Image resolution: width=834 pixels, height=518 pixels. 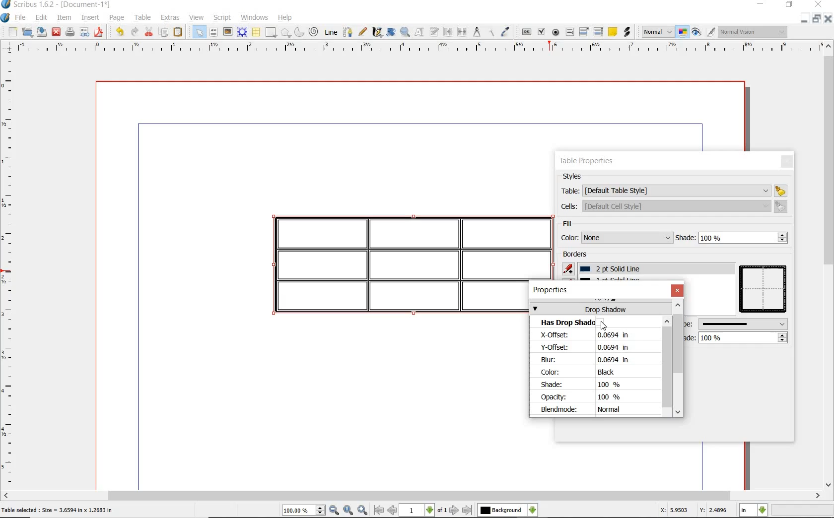 I want to click on properties, so click(x=553, y=290).